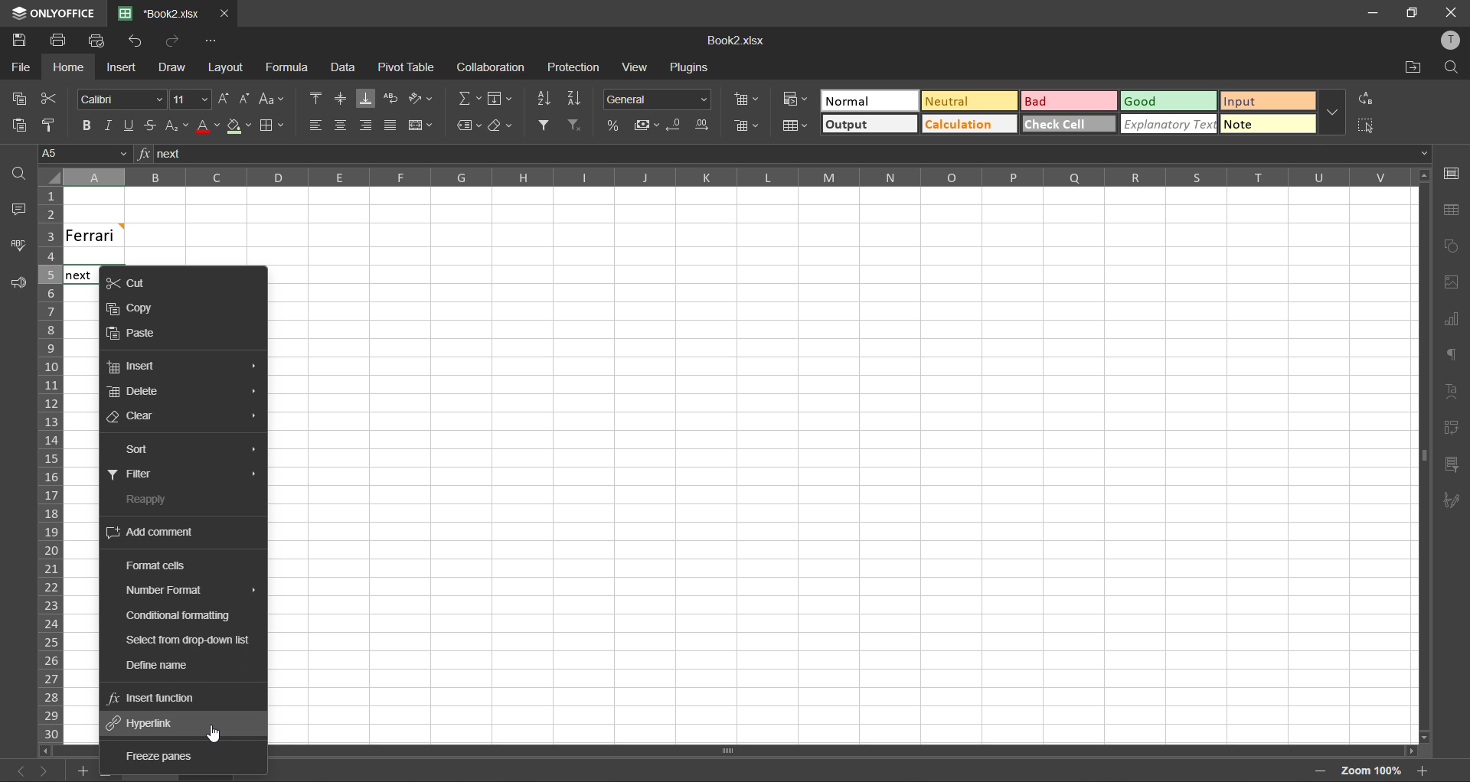  What do you see at coordinates (966, 125) in the screenshot?
I see `calculation` at bounding box center [966, 125].